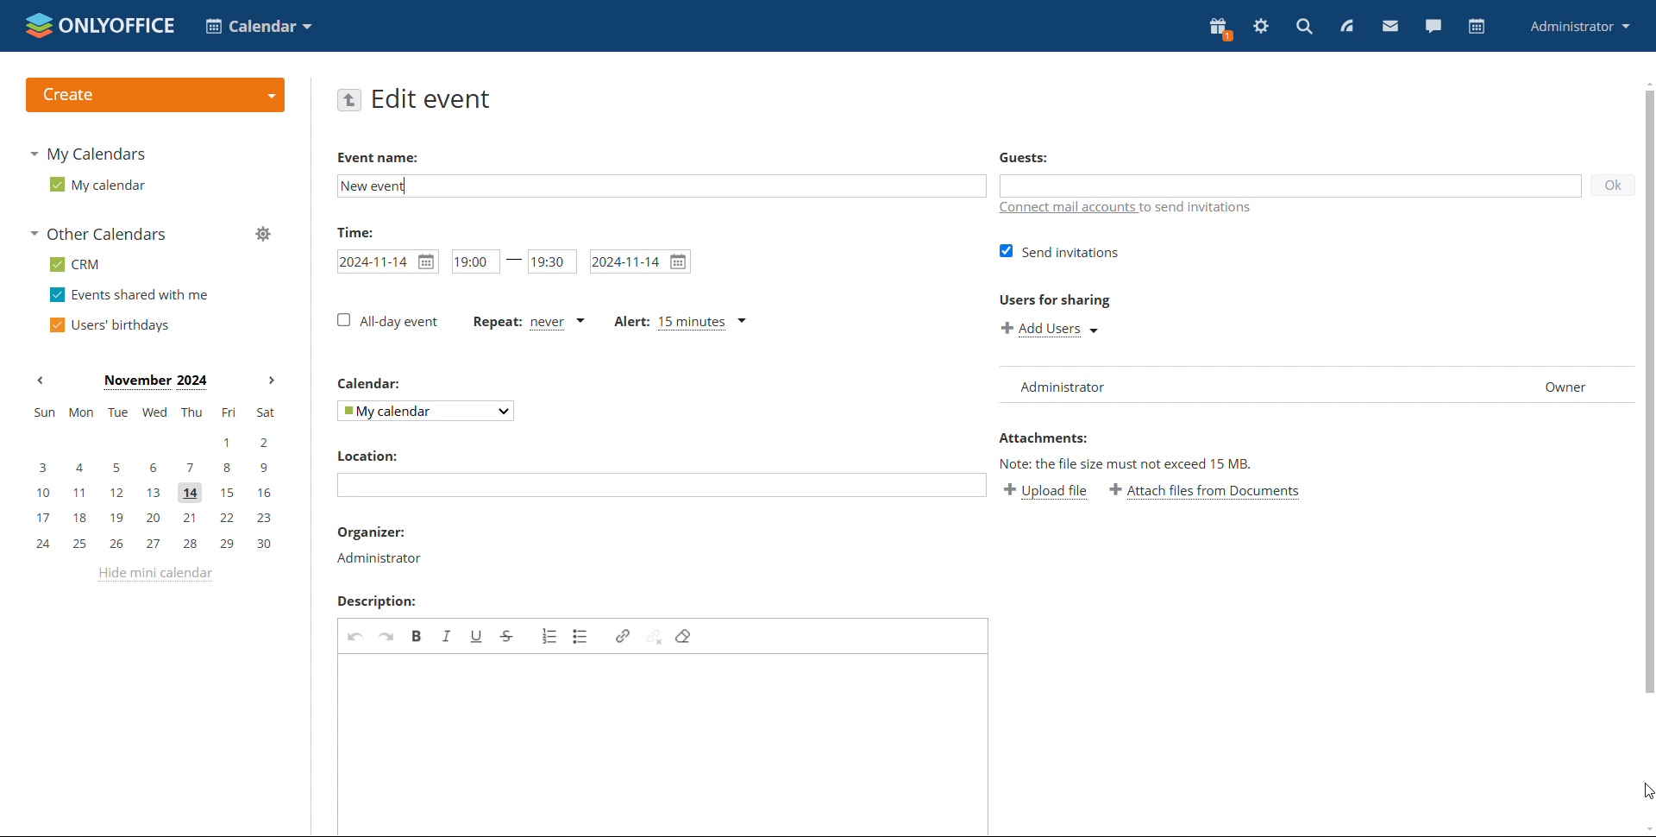 The image size is (1656, 837). Describe the element at coordinates (1262, 26) in the screenshot. I see `settings` at that location.